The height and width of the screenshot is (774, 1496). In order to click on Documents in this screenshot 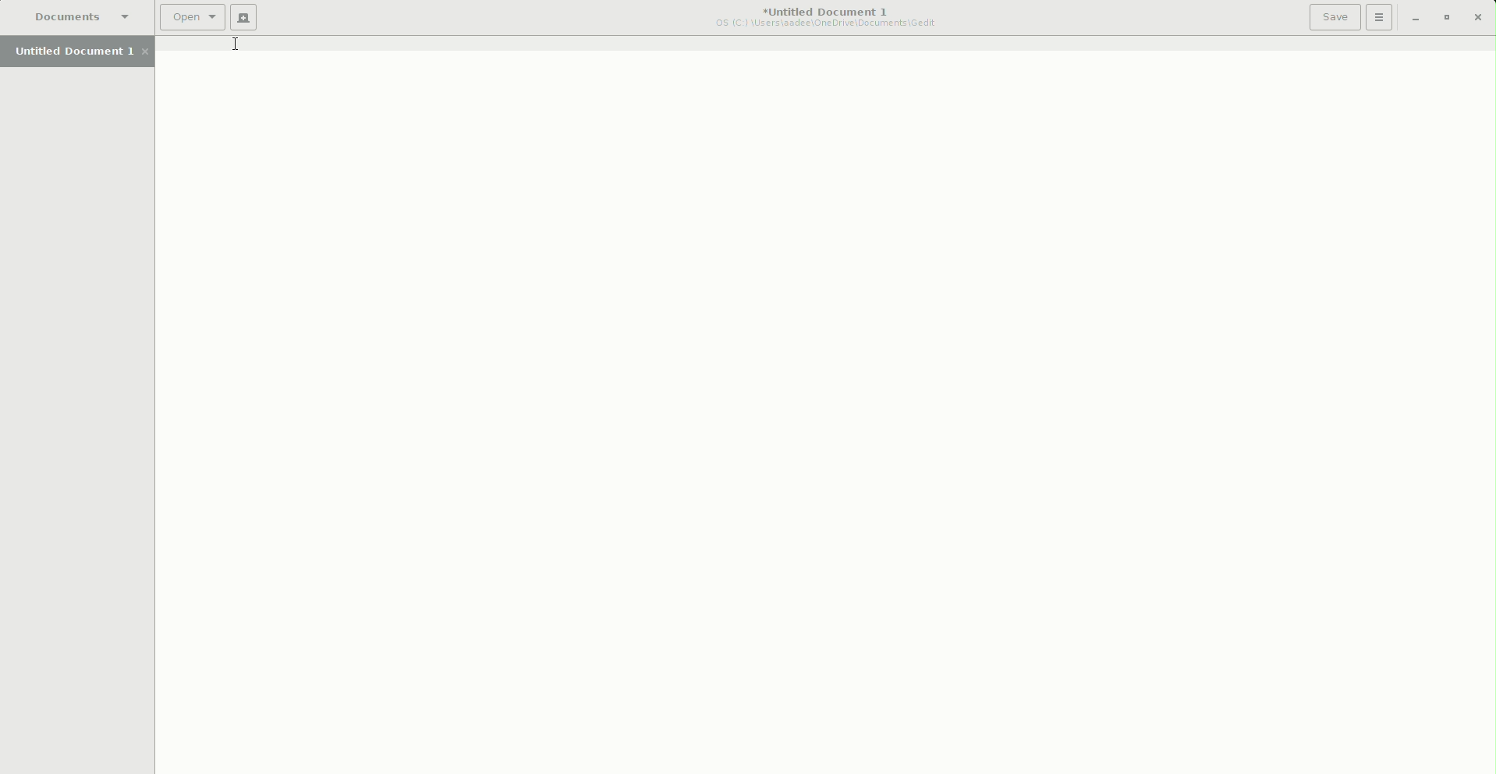, I will do `click(77, 16)`.